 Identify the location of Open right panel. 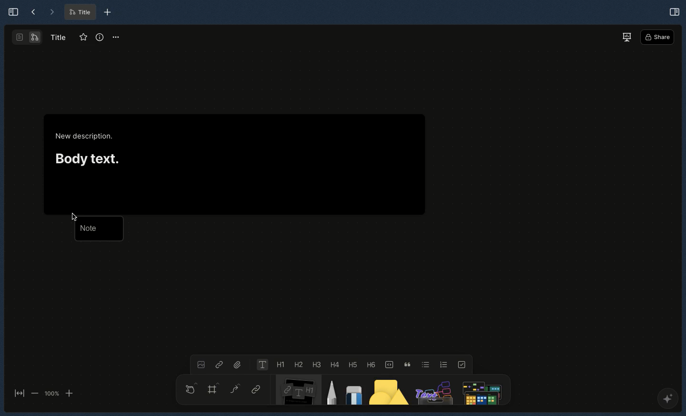
(674, 11).